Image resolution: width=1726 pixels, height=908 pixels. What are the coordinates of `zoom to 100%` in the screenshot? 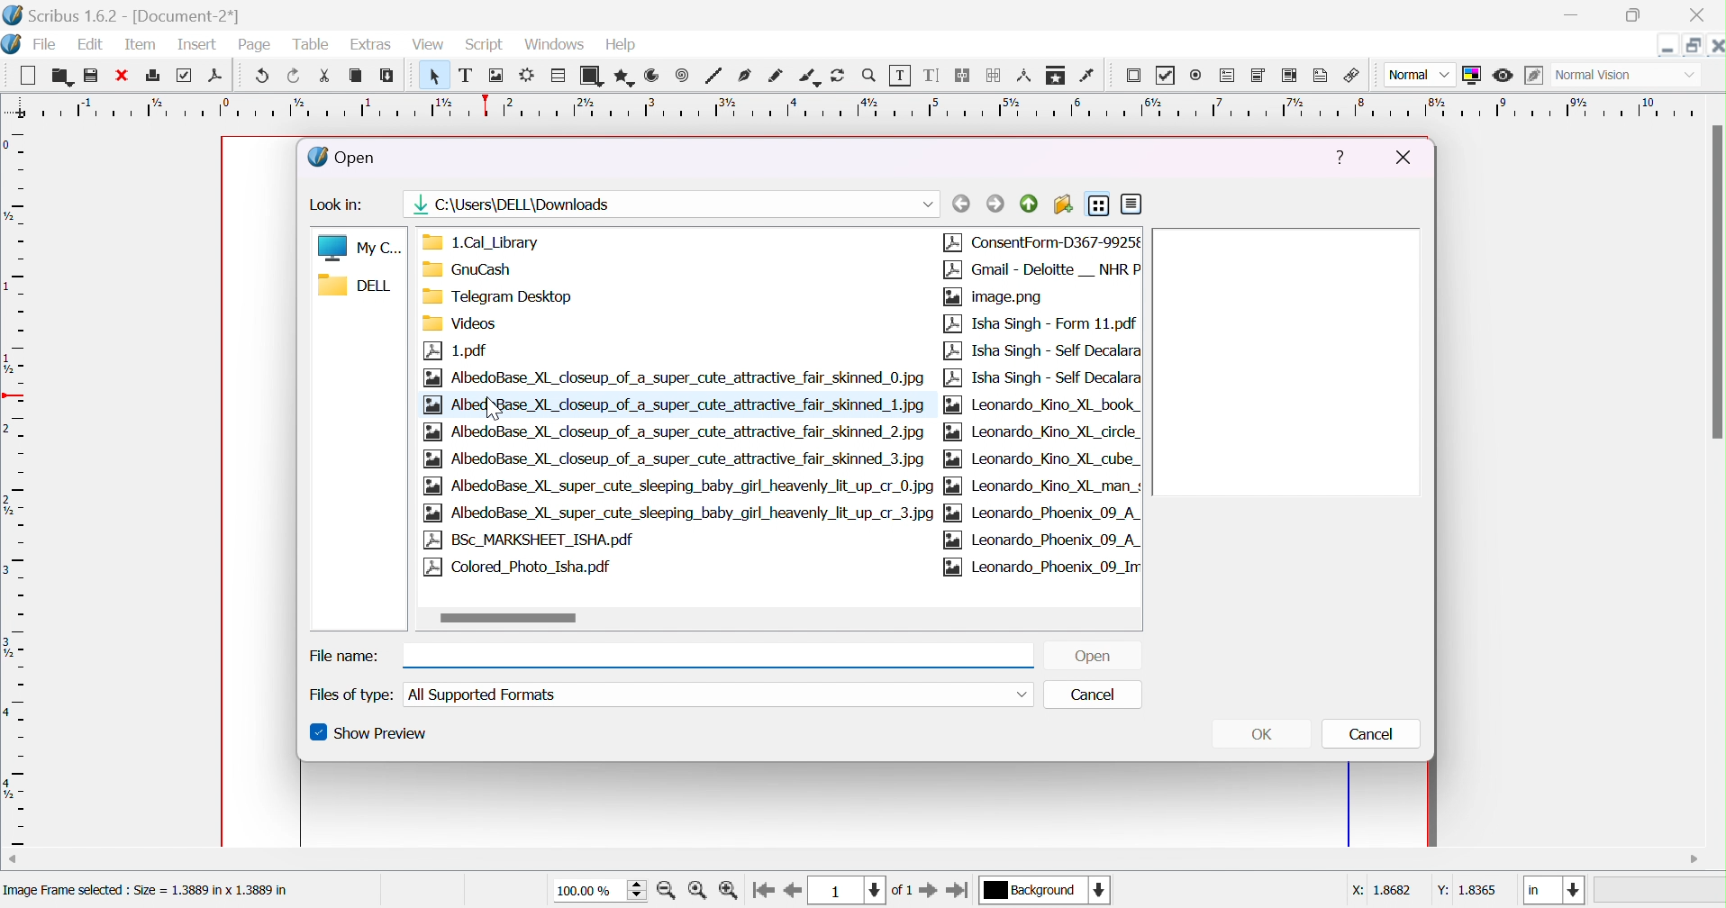 It's located at (699, 891).